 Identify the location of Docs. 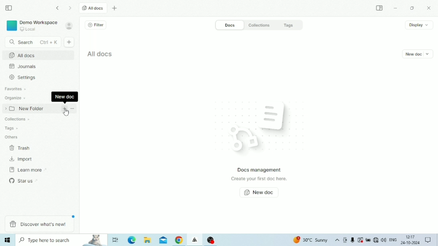
(229, 25).